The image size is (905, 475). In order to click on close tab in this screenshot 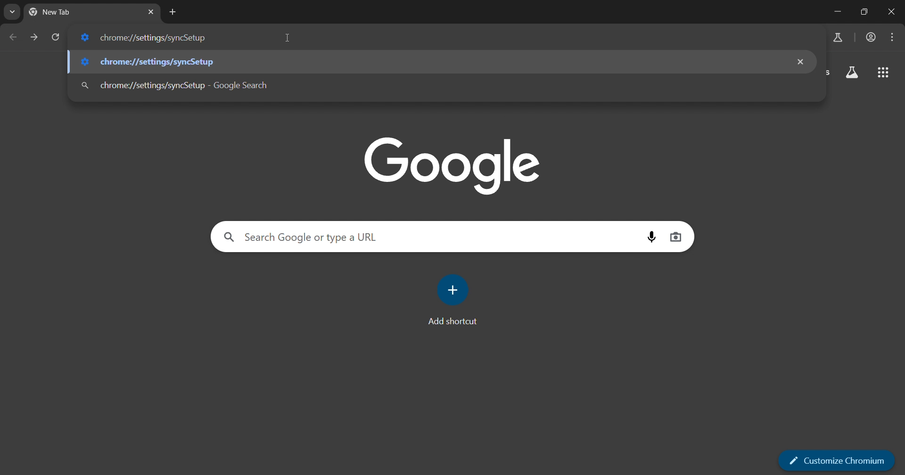, I will do `click(151, 12)`.